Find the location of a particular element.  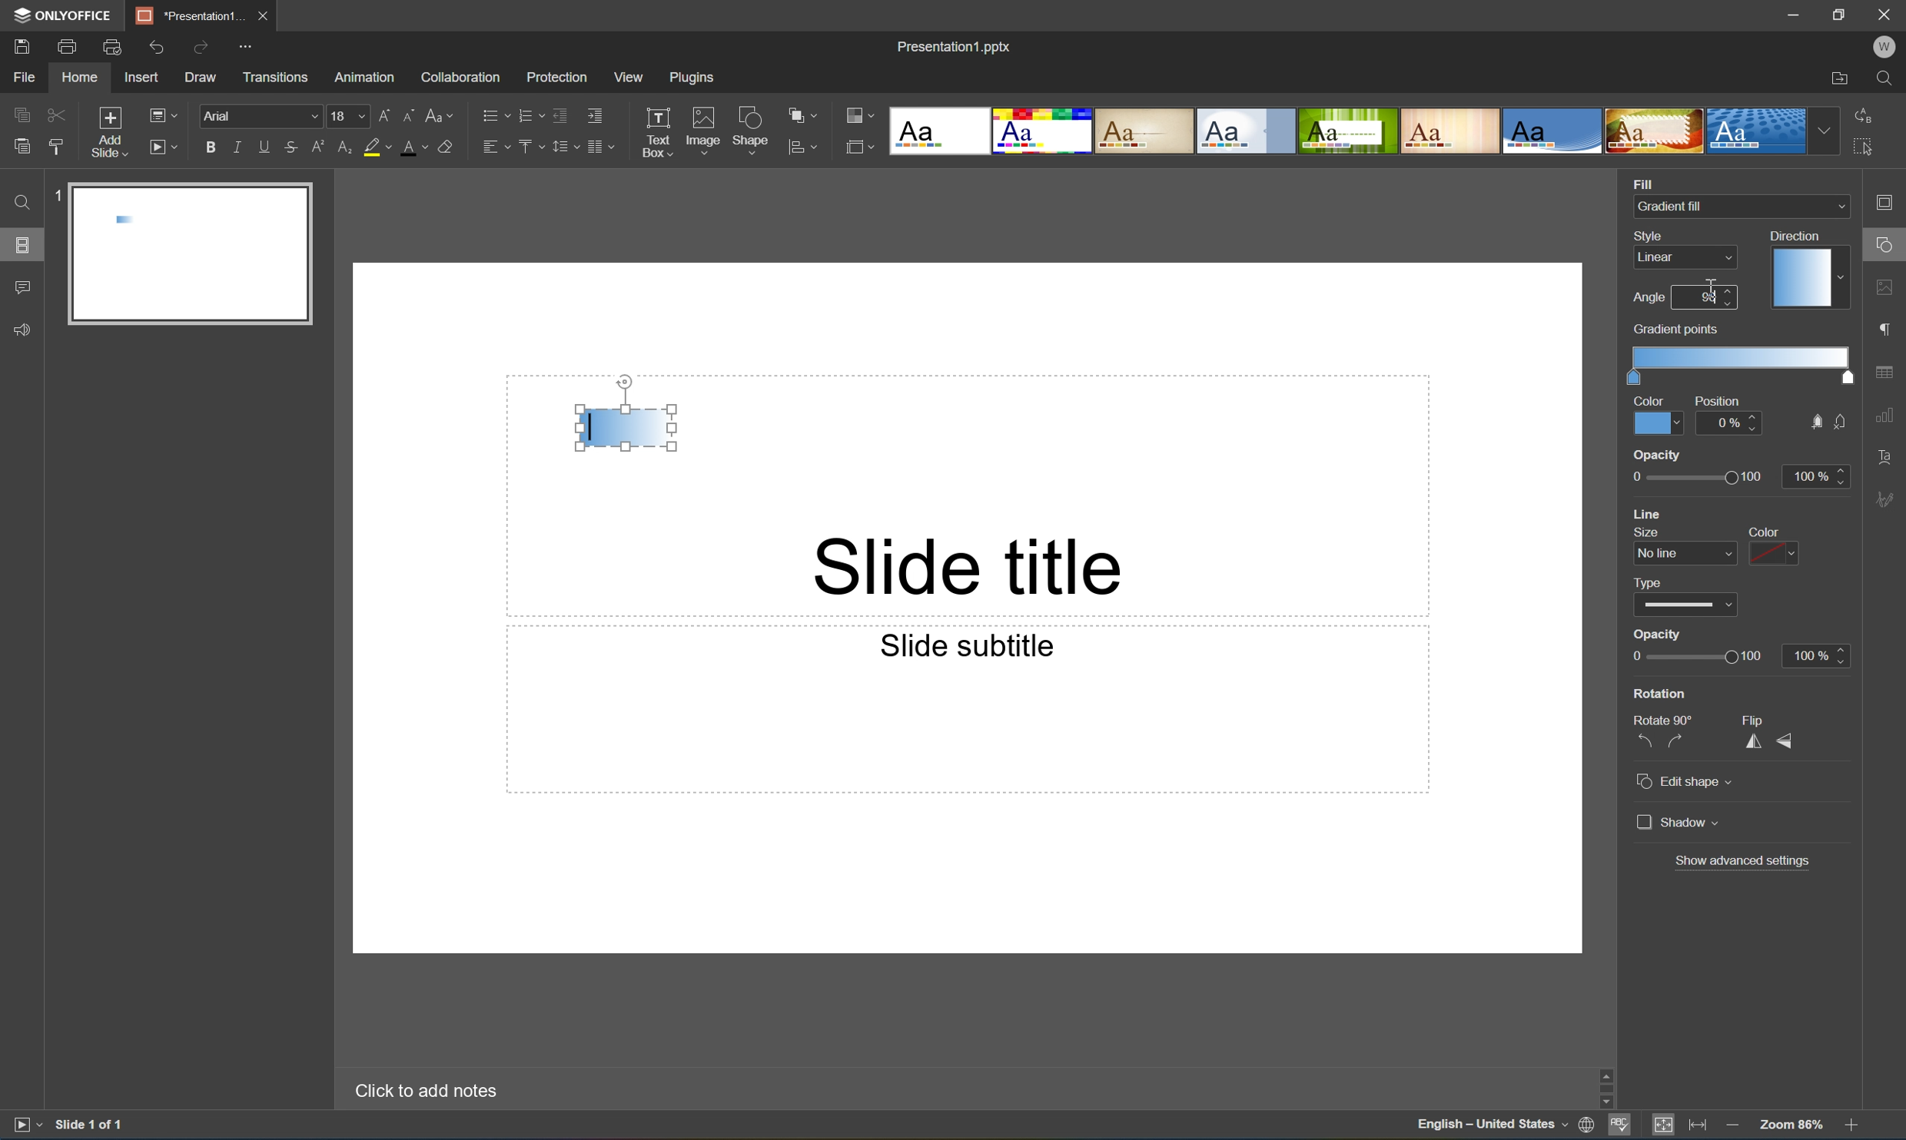

Customize quick access toolbar is located at coordinates (251, 45).